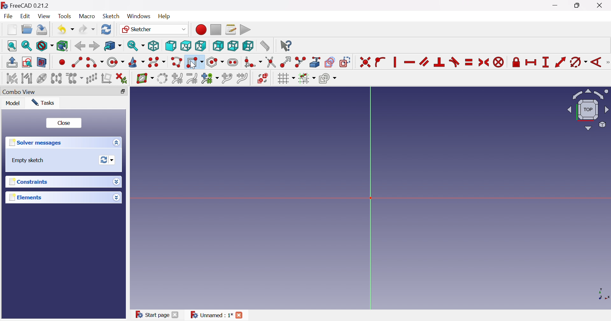 This screenshot has height=321, width=611. What do you see at coordinates (586, 109) in the screenshot?
I see `Viewing angle` at bounding box center [586, 109].